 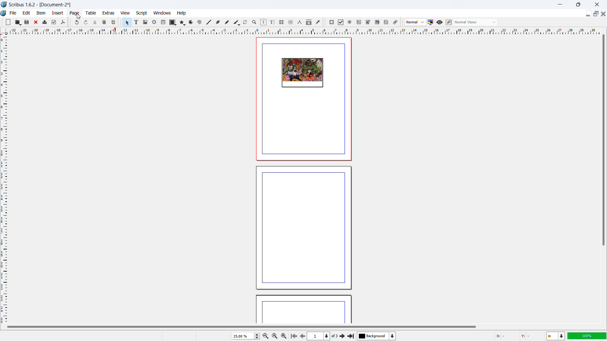 I want to click on link annotation, so click(x=395, y=22).